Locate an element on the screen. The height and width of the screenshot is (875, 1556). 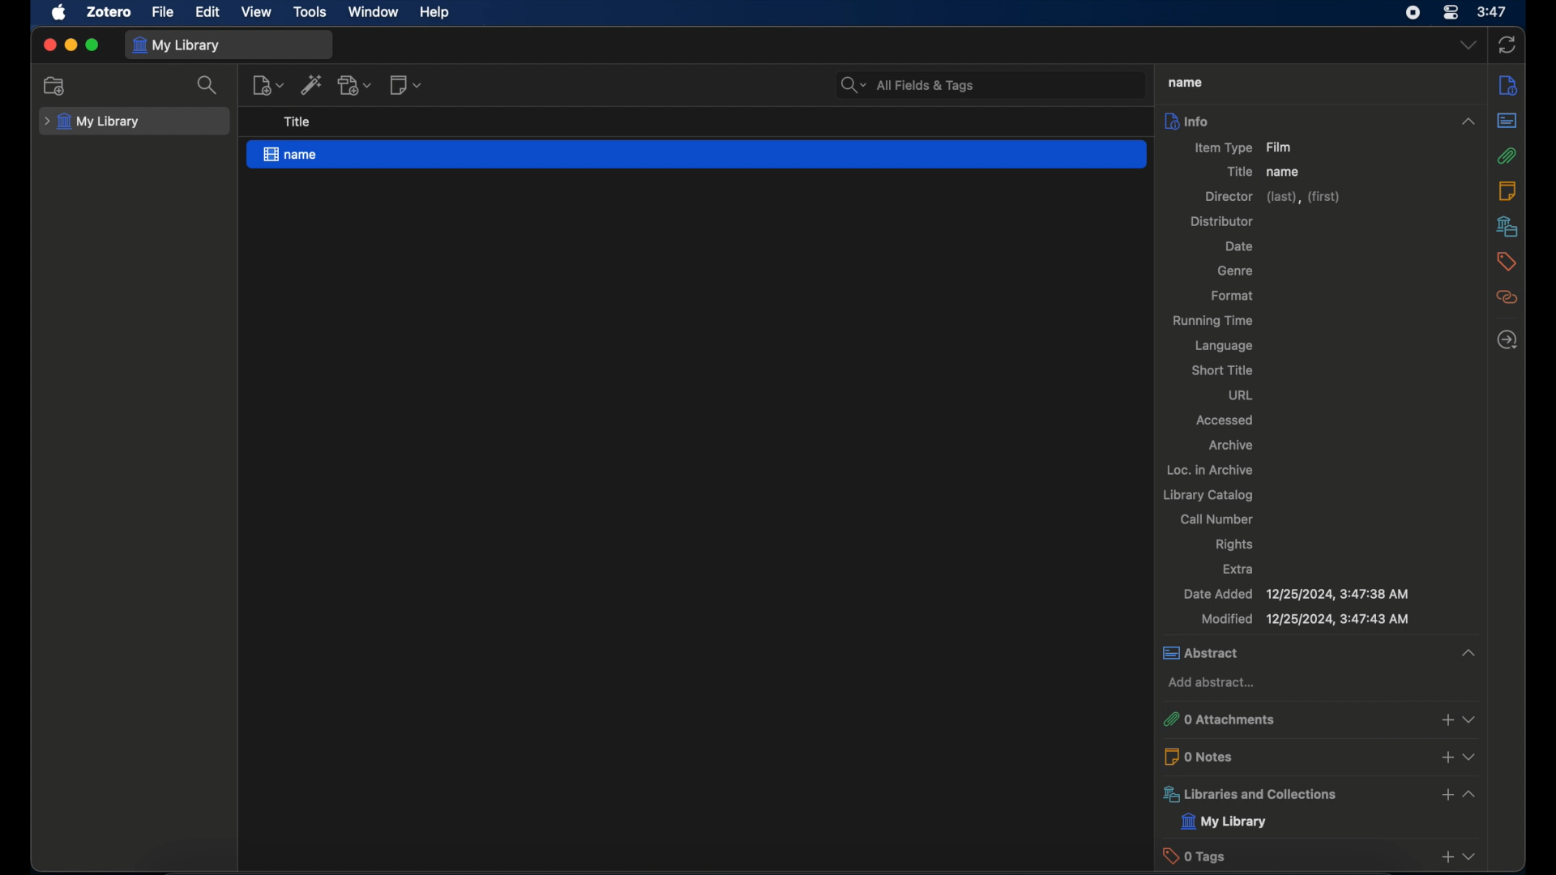
maximize is located at coordinates (93, 45).